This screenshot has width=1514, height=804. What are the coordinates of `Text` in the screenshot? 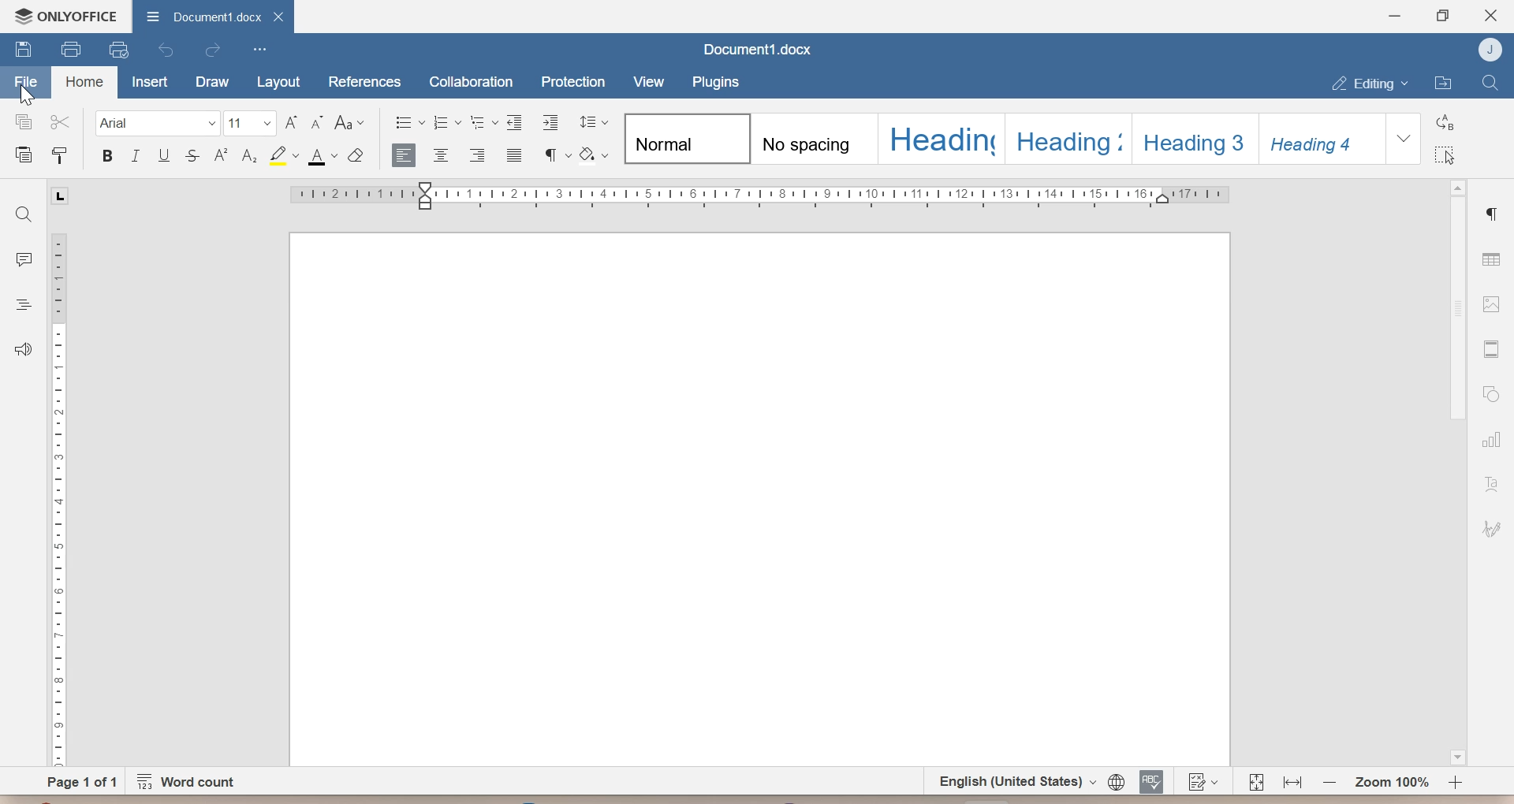 It's located at (1492, 485).